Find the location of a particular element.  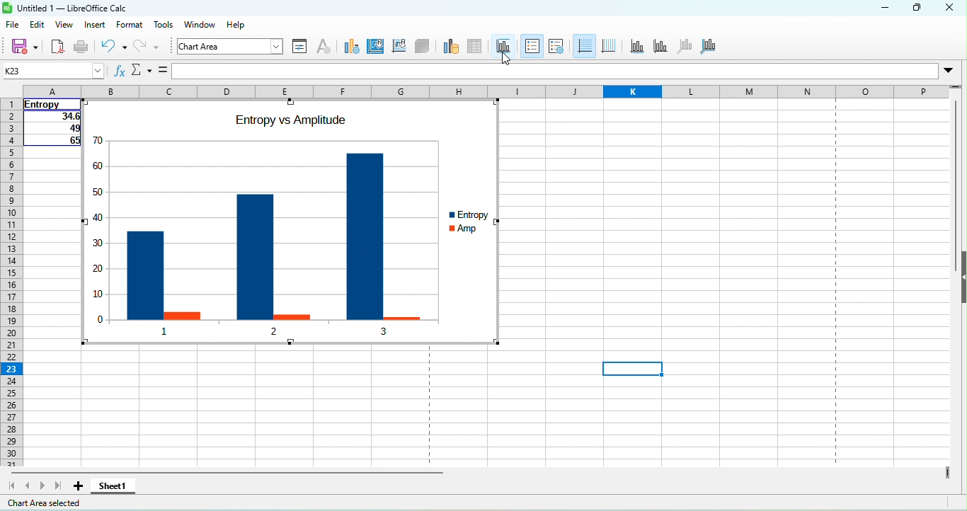

chart area is located at coordinates (231, 48).